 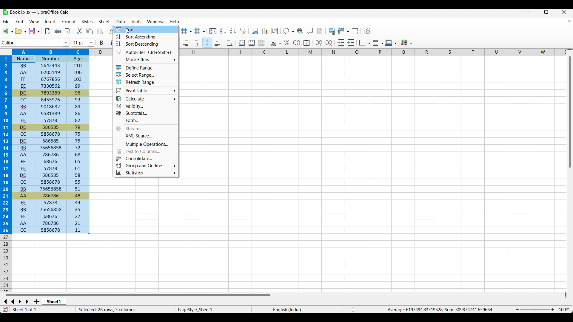 What do you see at coordinates (553, 309) in the screenshot?
I see `Zoom in` at bounding box center [553, 309].